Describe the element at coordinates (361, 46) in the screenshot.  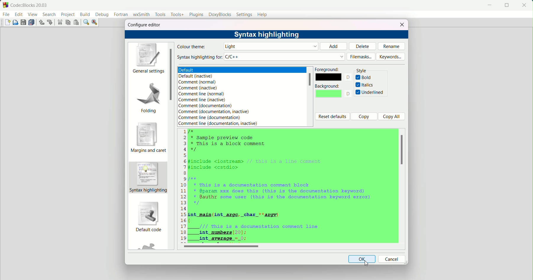
I see `delete` at that location.